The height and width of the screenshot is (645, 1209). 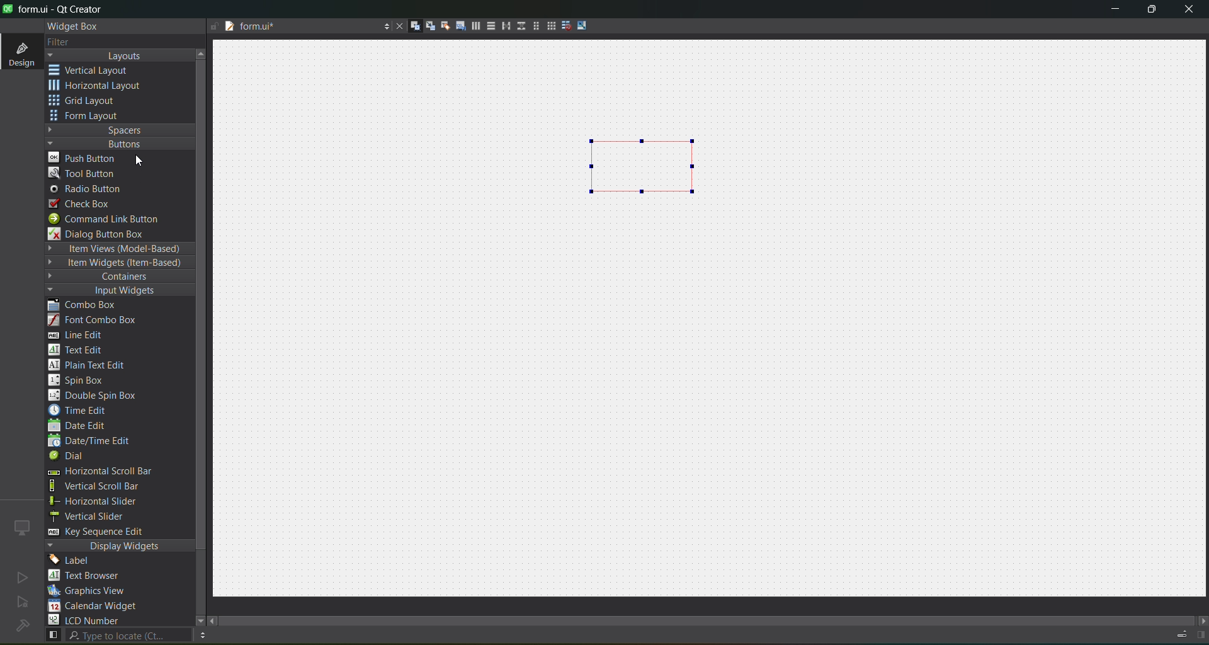 What do you see at coordinates (120, 130) in the screenshot?
I see `spaces` at bounding box center [120, 130].